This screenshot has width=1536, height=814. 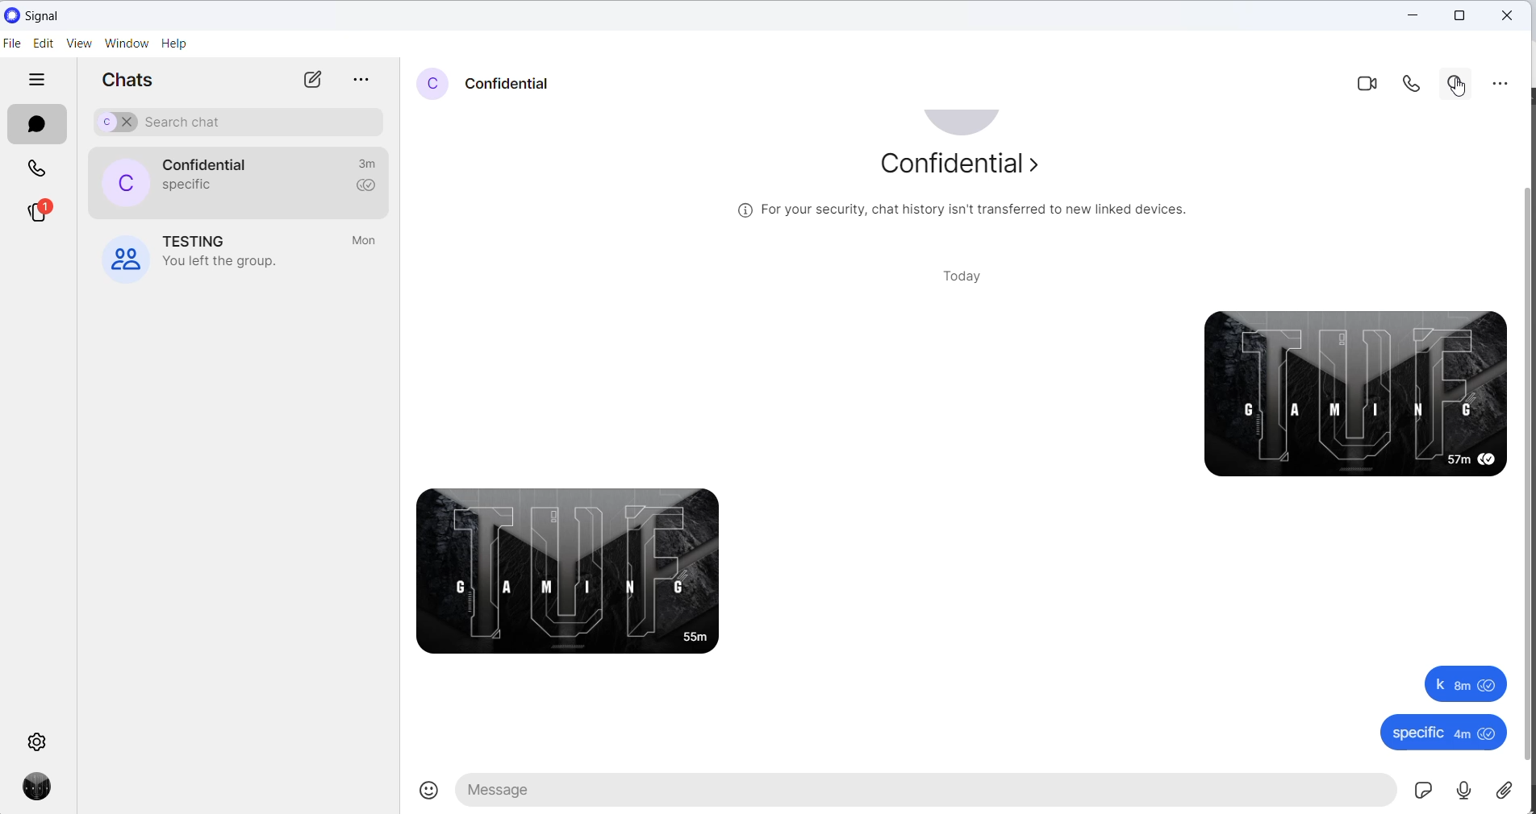 I want to click on k, so click(x=1451, y=681).